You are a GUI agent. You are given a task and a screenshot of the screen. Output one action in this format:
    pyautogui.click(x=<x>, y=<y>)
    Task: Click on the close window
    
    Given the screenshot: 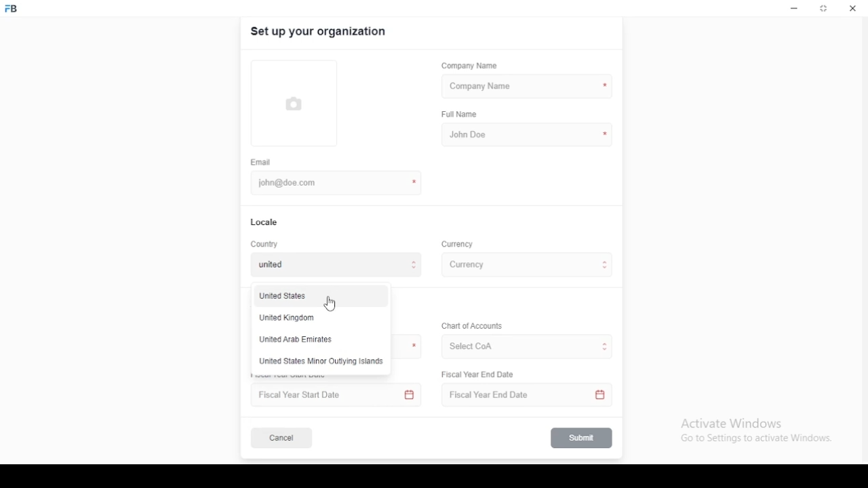 What is the action you would take?
    pyautogui.click(x=851, y=8)
    